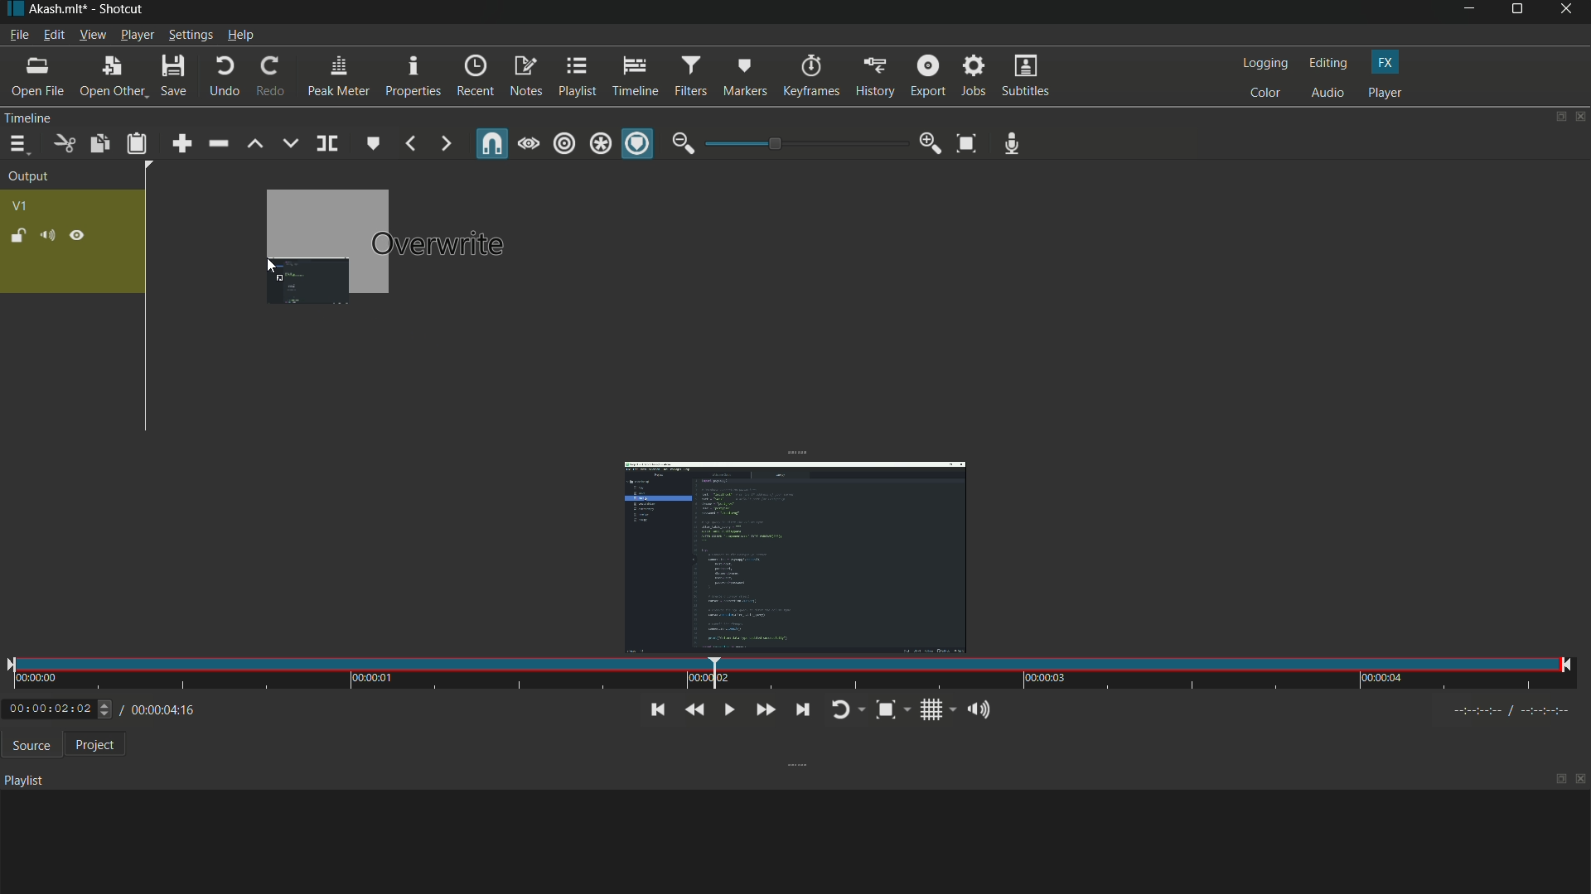  I want to click on v1, so click(19, 207).